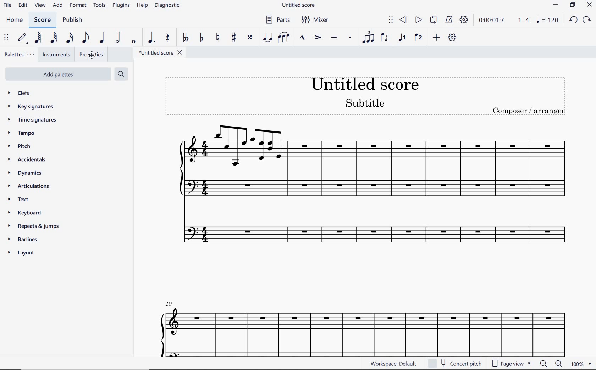 The image size is (596, 370). I want to click on TUPLET, so click(369, 38).